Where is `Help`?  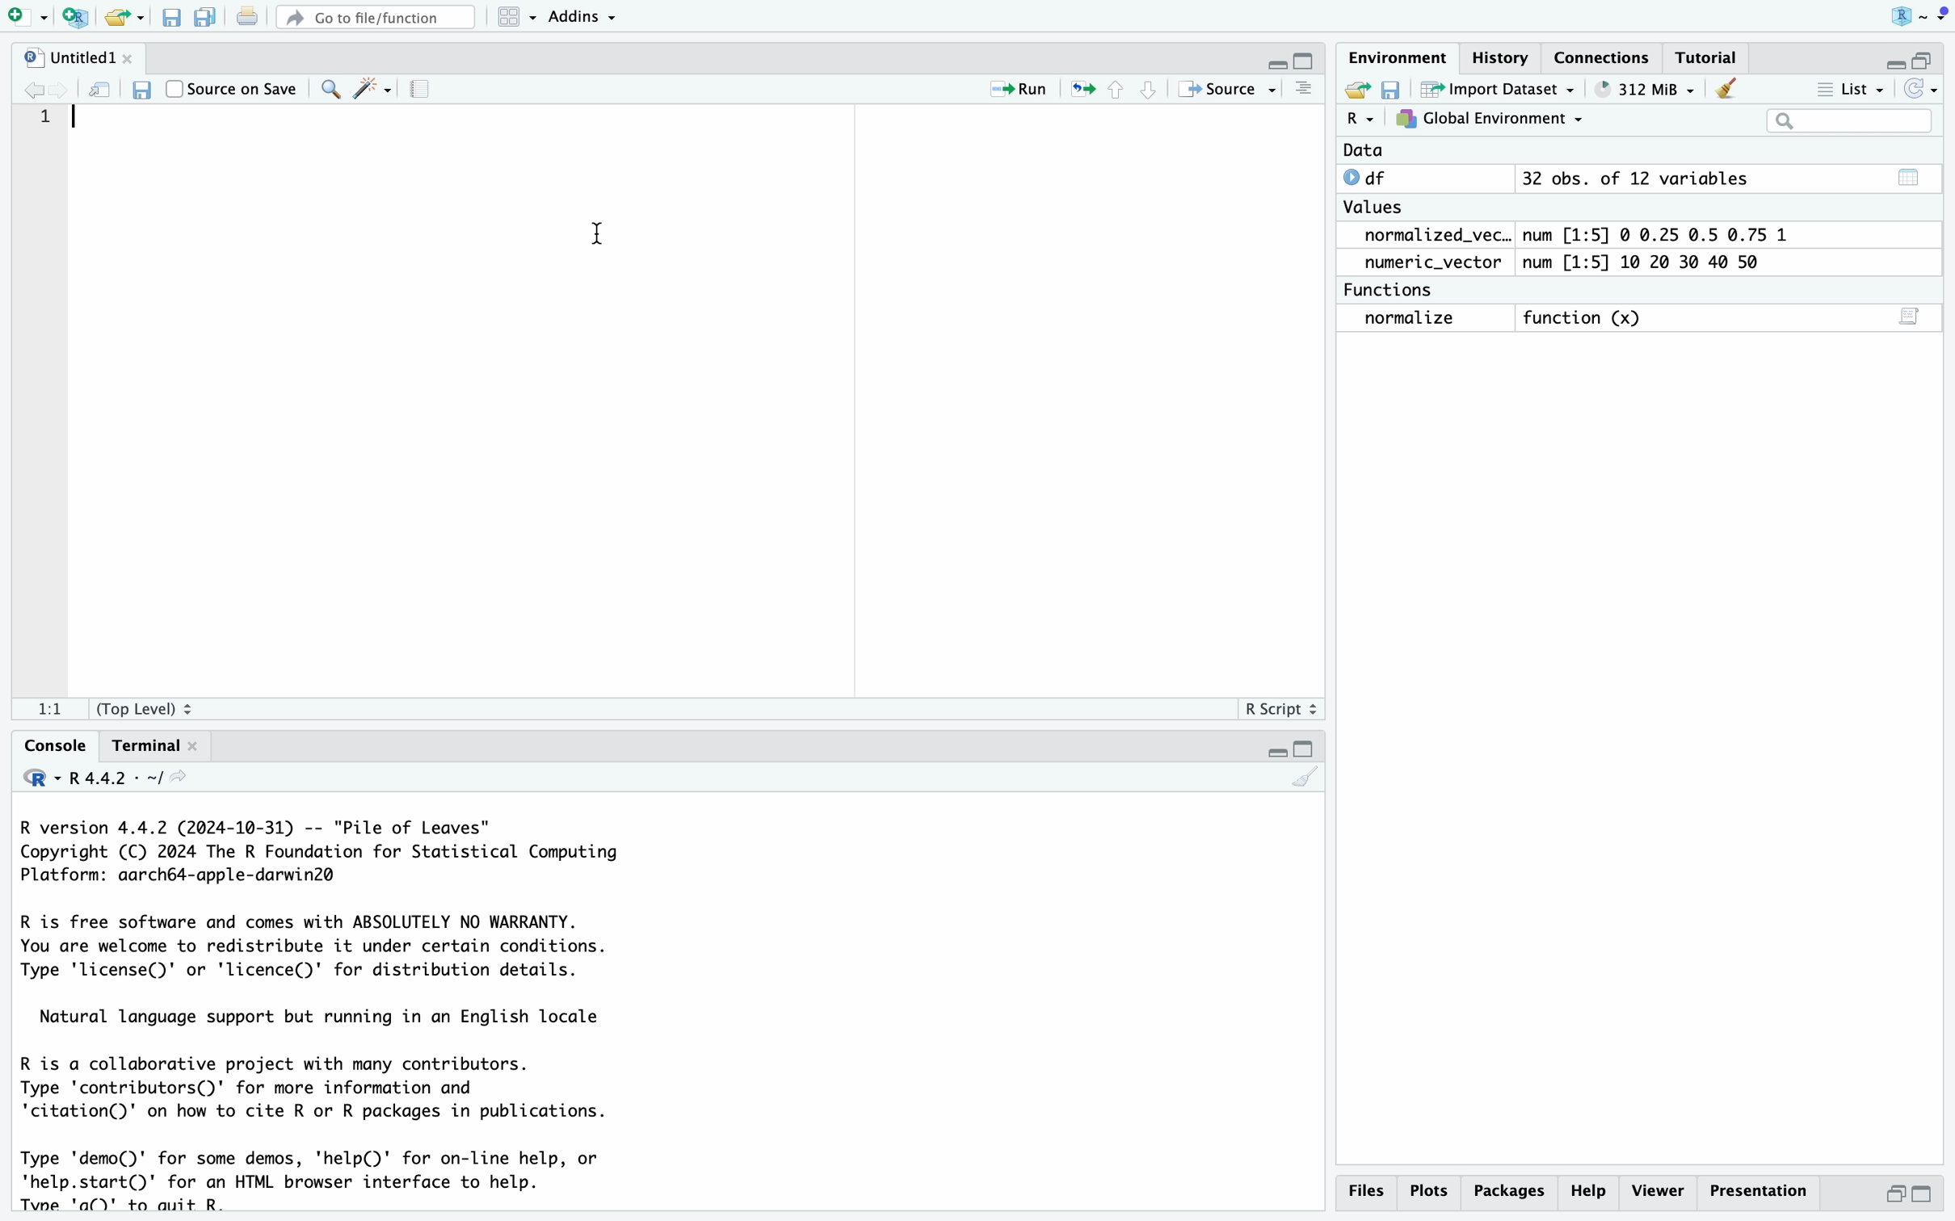 Help is located at coordinates (1591, 1189).